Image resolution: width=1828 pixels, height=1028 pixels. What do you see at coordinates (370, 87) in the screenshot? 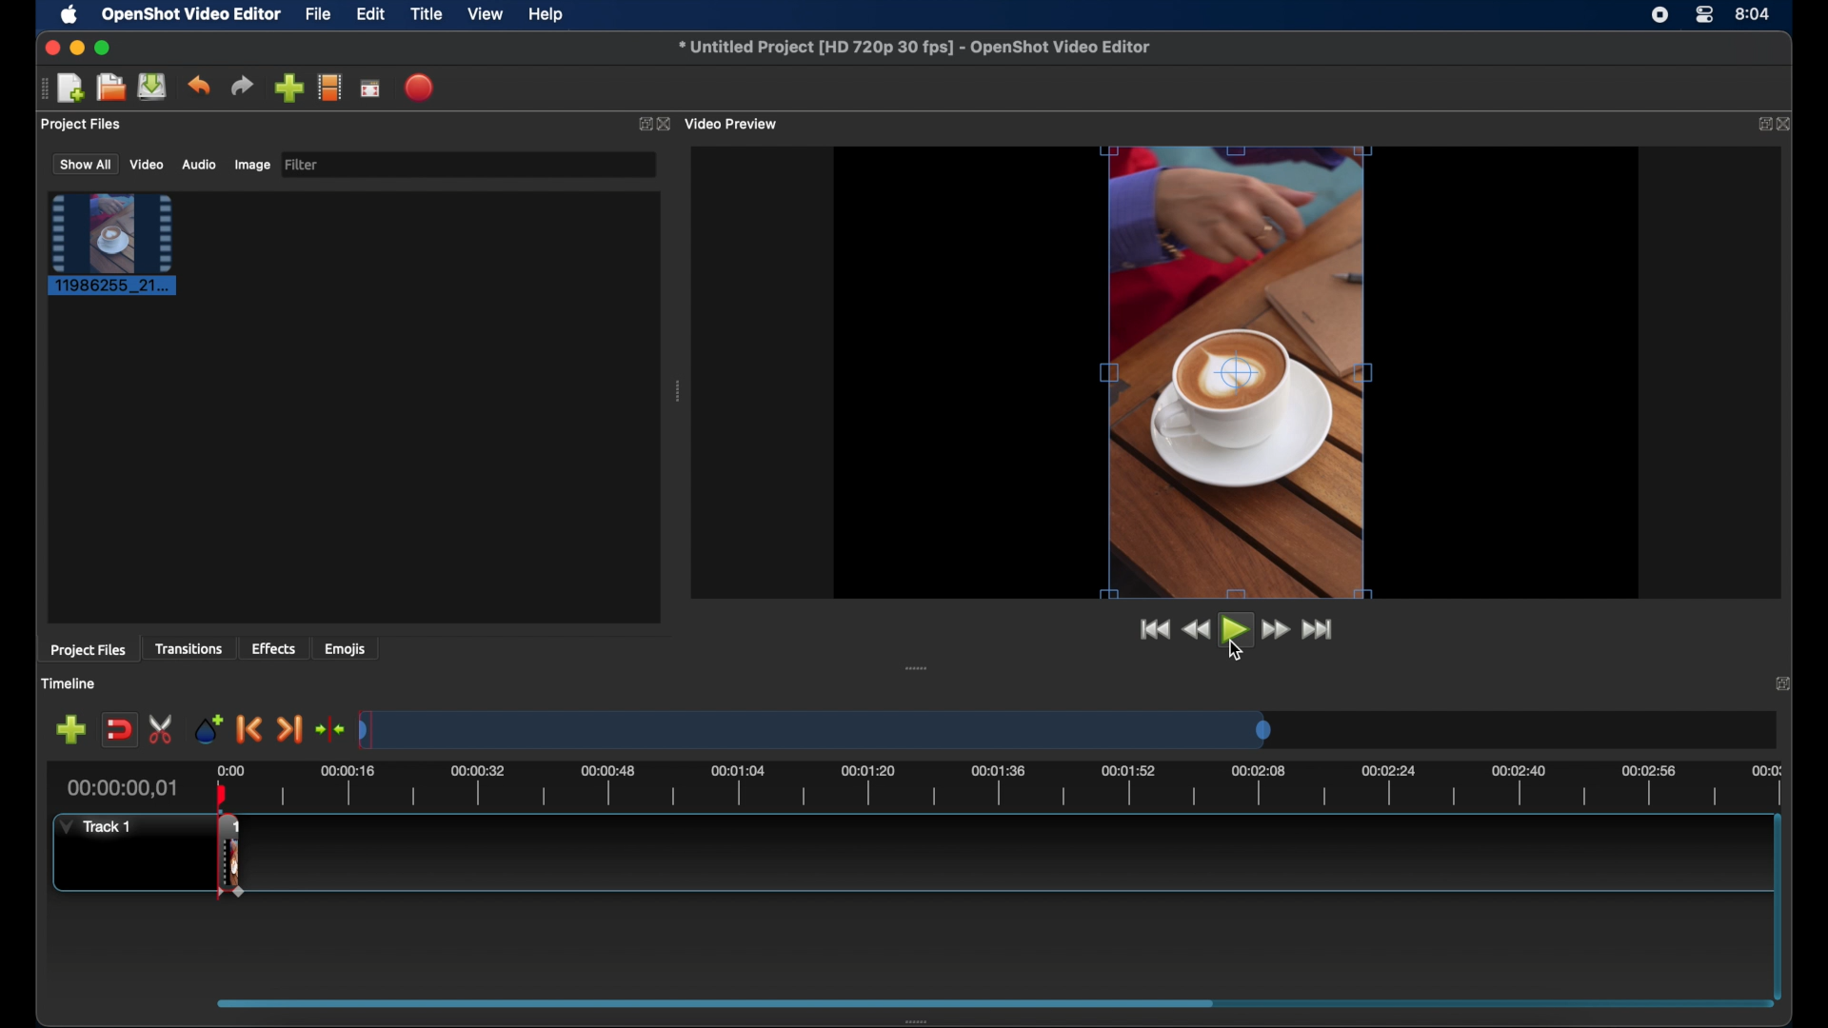
I see `full screen` at bounding box center [370, 87].